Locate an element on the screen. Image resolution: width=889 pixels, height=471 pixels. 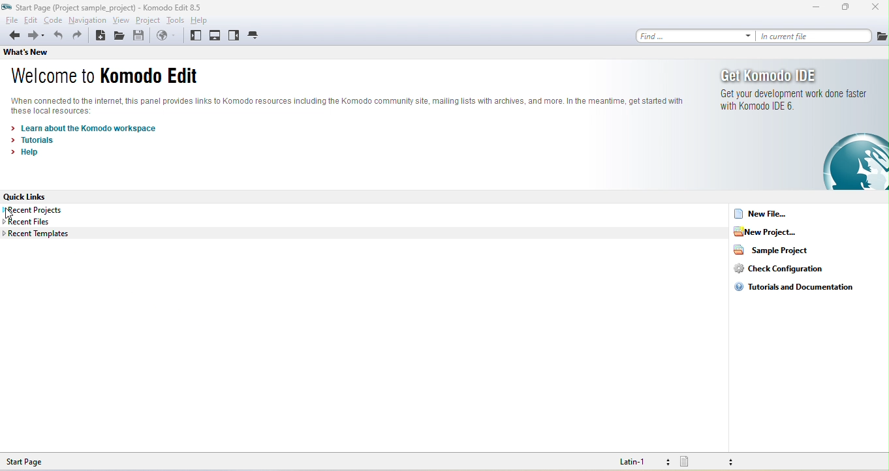
help is located at coordinates (23, 155).